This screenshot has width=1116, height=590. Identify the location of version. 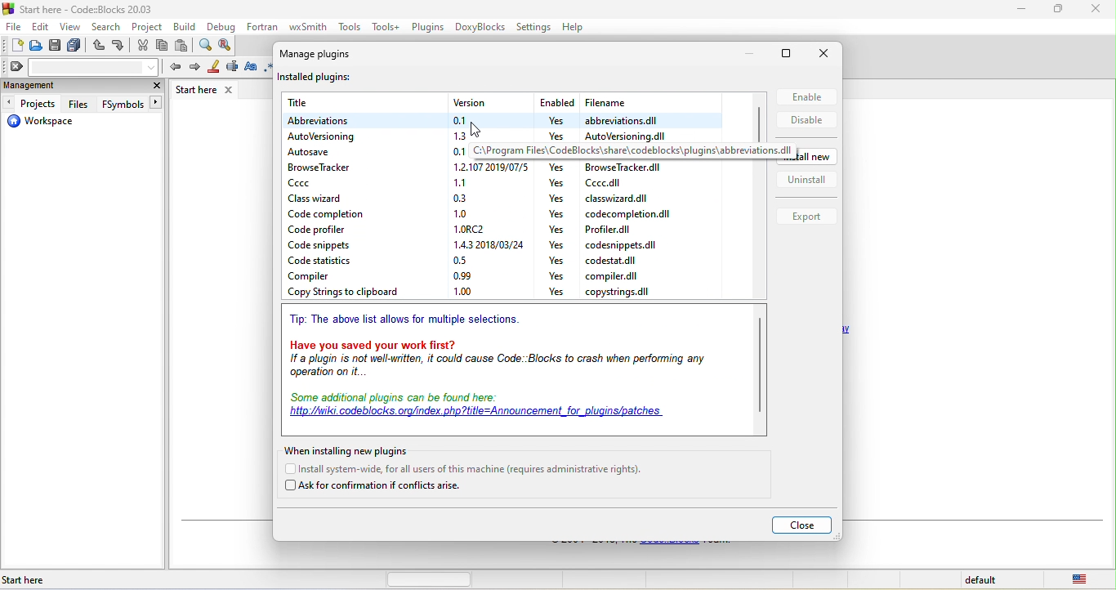
(460, 181).